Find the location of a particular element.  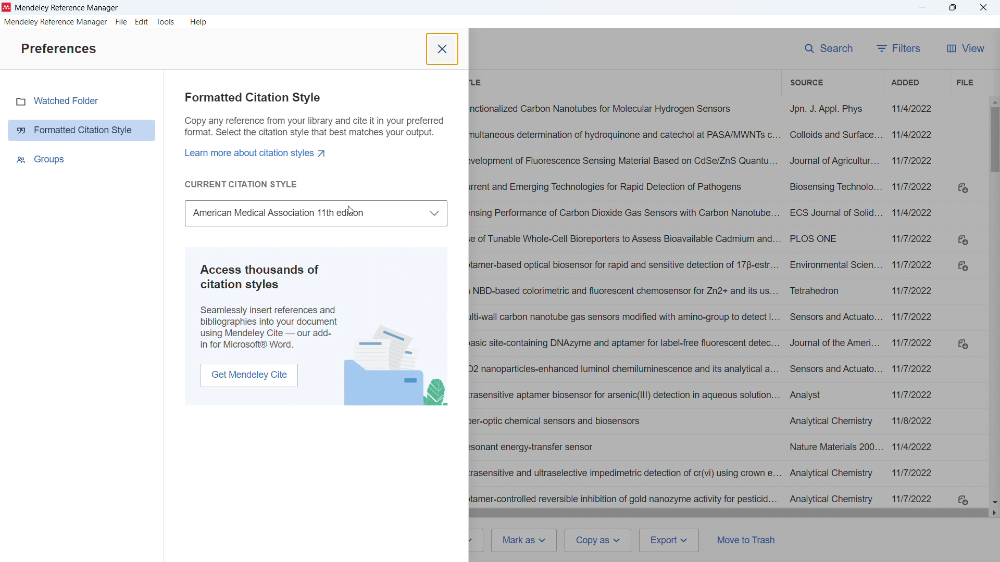

tools is located at coordinates (166, 21).